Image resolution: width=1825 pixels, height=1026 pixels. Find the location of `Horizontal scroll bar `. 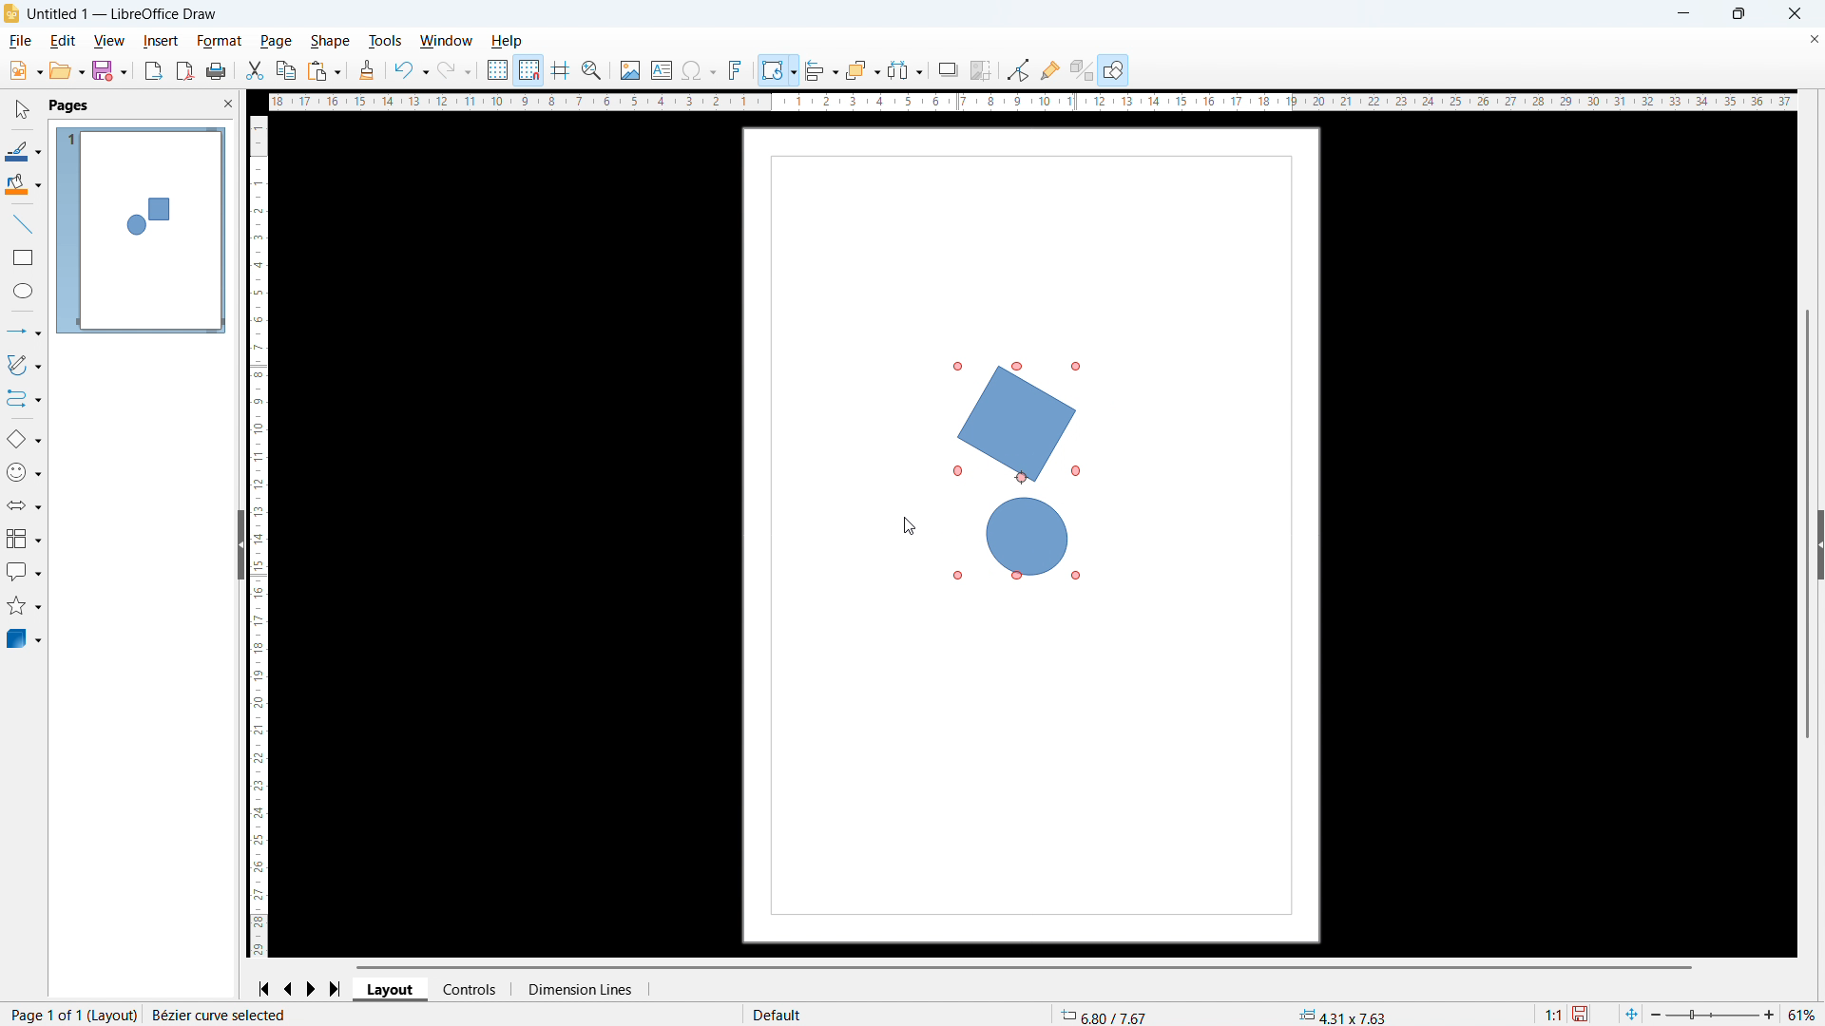

Horizontal scroll bar  is located at coordinates (1026, 967).